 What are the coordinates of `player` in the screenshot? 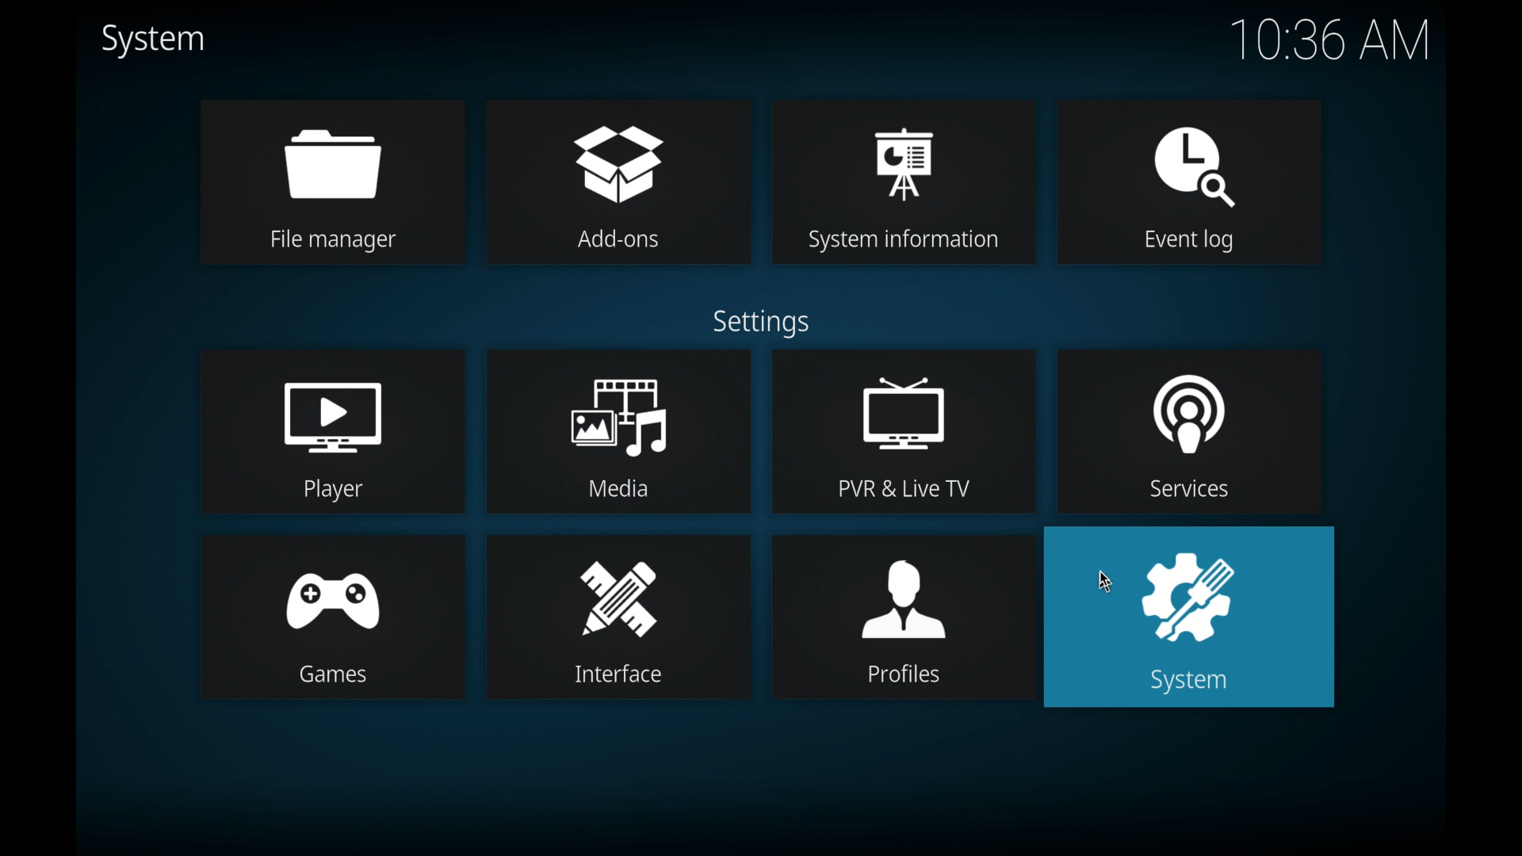 It's located at (331, 430).